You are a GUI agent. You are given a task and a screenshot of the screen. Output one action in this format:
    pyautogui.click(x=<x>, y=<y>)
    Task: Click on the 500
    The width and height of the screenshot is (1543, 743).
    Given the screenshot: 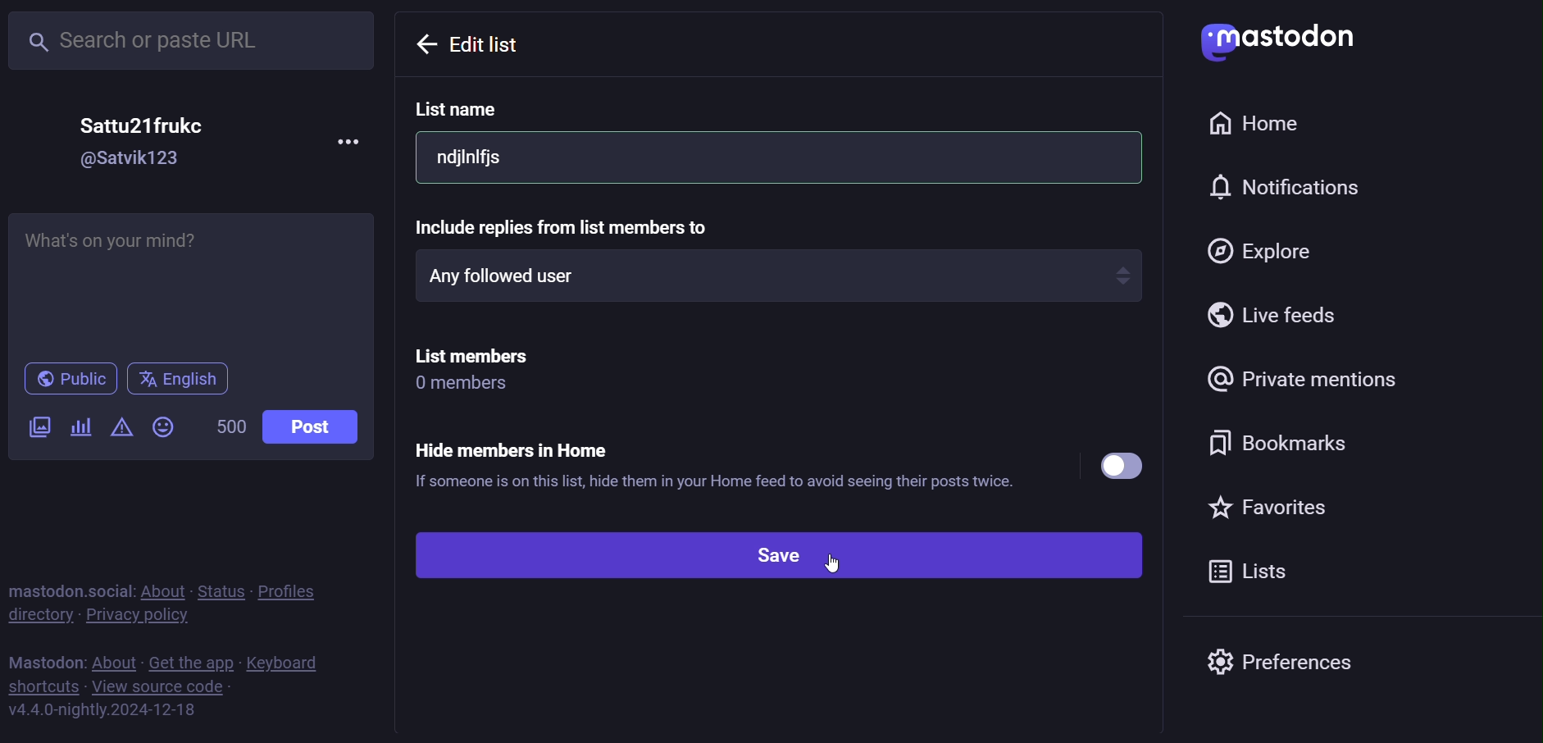 What is the action you would take?
    pyautogui.click(x=231, y=427)
    